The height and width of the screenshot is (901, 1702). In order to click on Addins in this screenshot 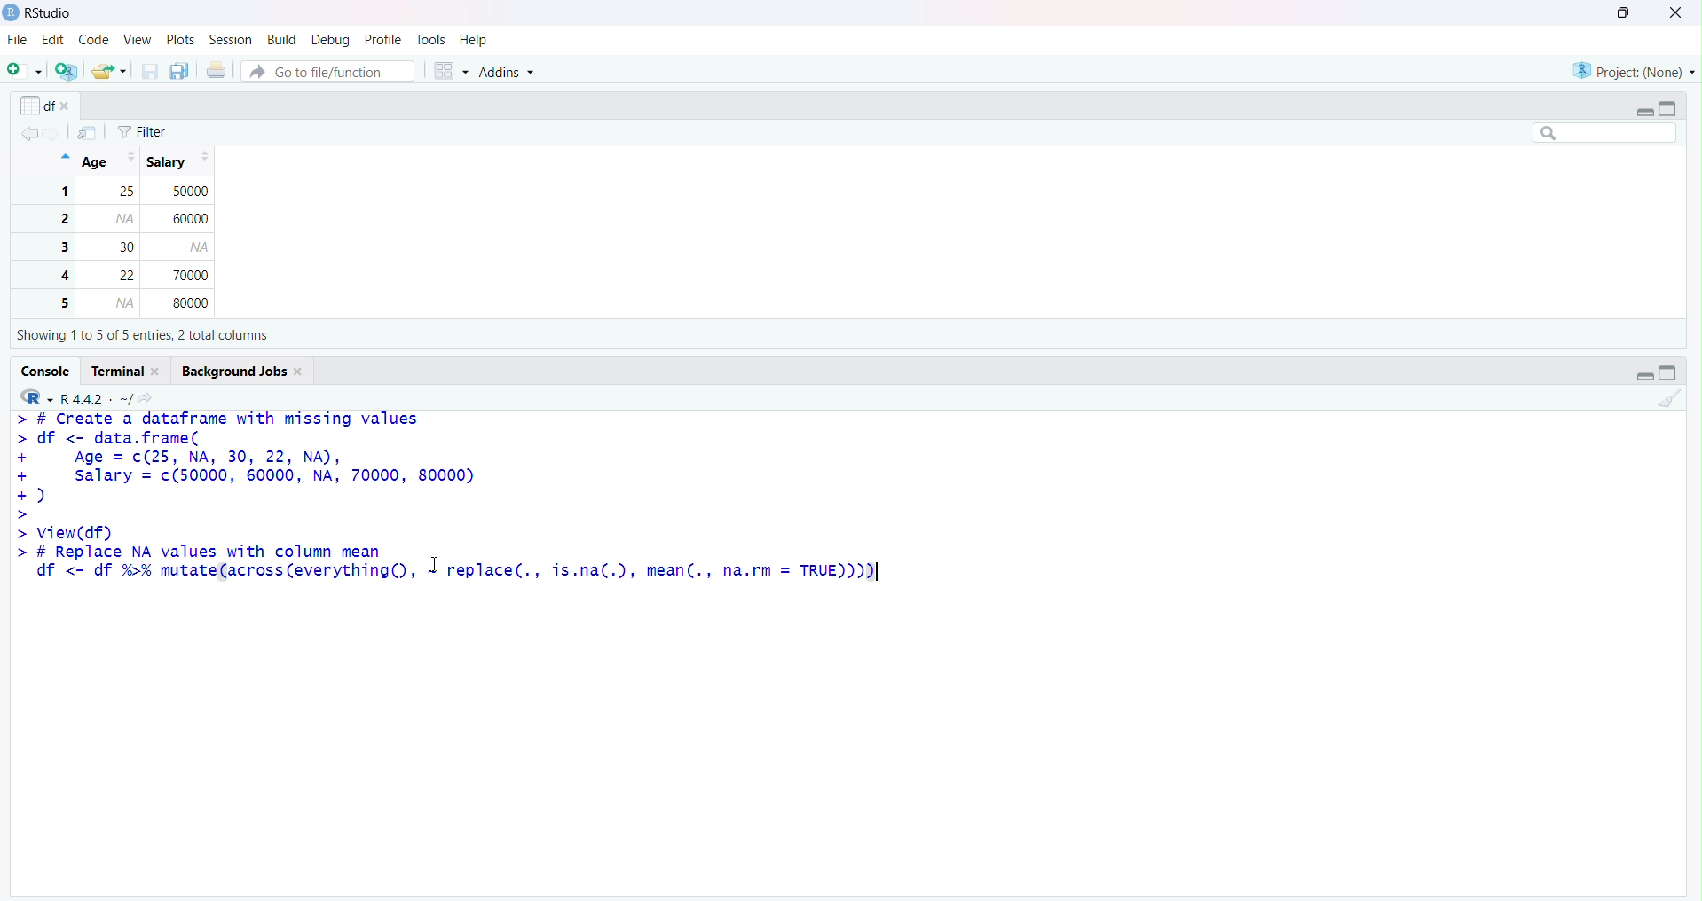, I will do `click(507, 69)`.